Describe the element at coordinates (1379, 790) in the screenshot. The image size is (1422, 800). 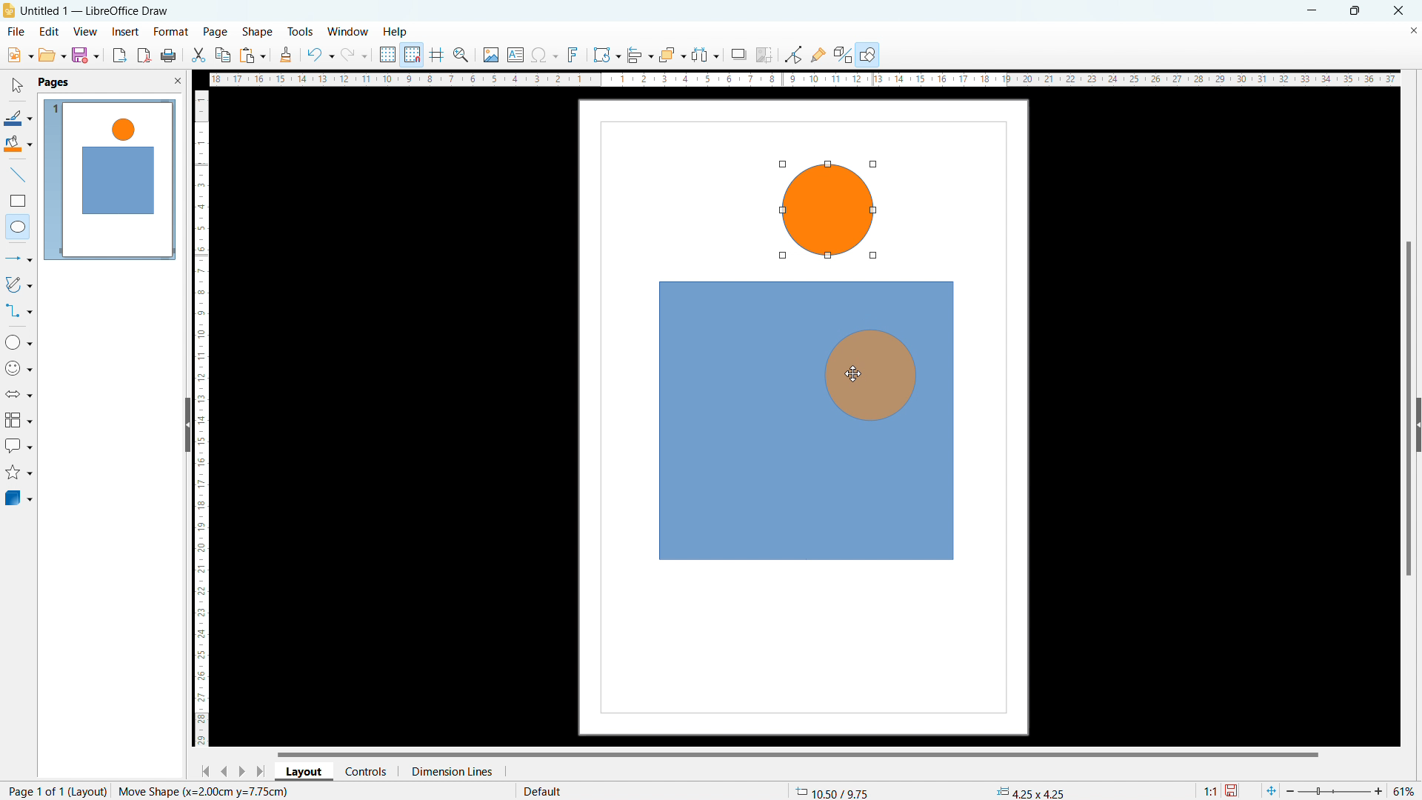
I see `zoom in` at that location.